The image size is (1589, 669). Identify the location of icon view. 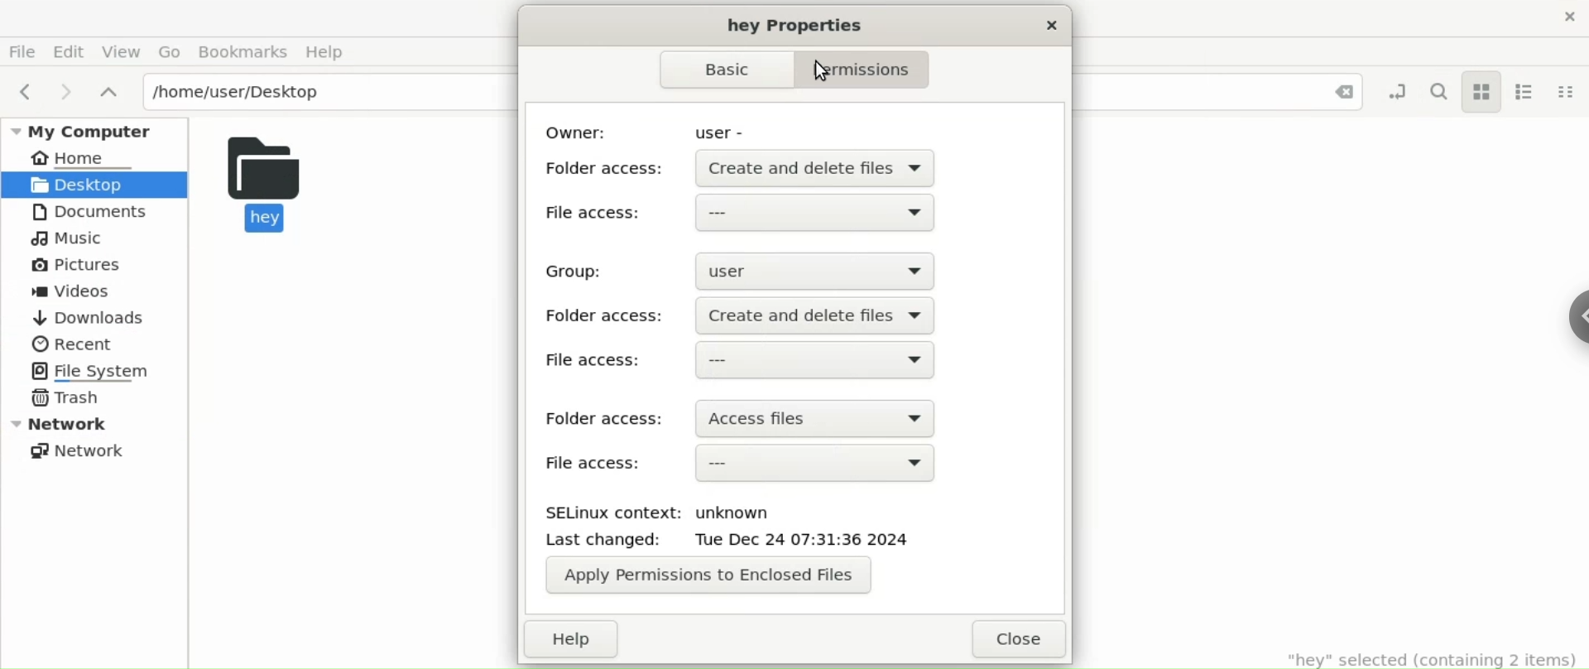
(1481, 92).